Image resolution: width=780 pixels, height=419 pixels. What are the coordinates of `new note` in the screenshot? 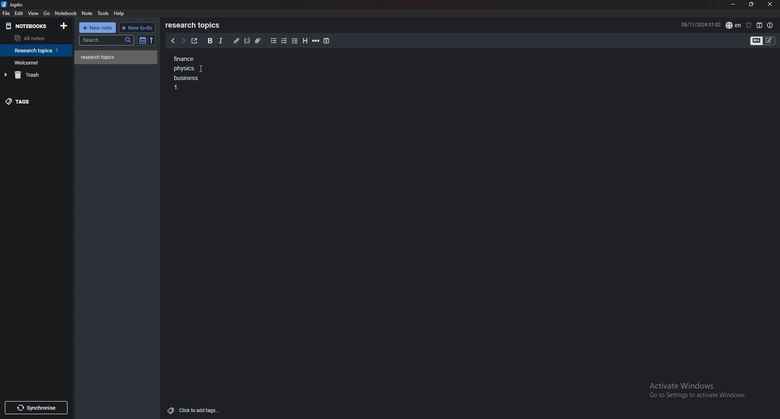 It's located at (98, 27).